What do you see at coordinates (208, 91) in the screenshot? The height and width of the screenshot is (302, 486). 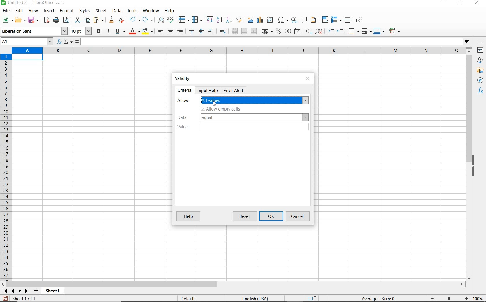 I see `input help` at bounding box center [208, 91].